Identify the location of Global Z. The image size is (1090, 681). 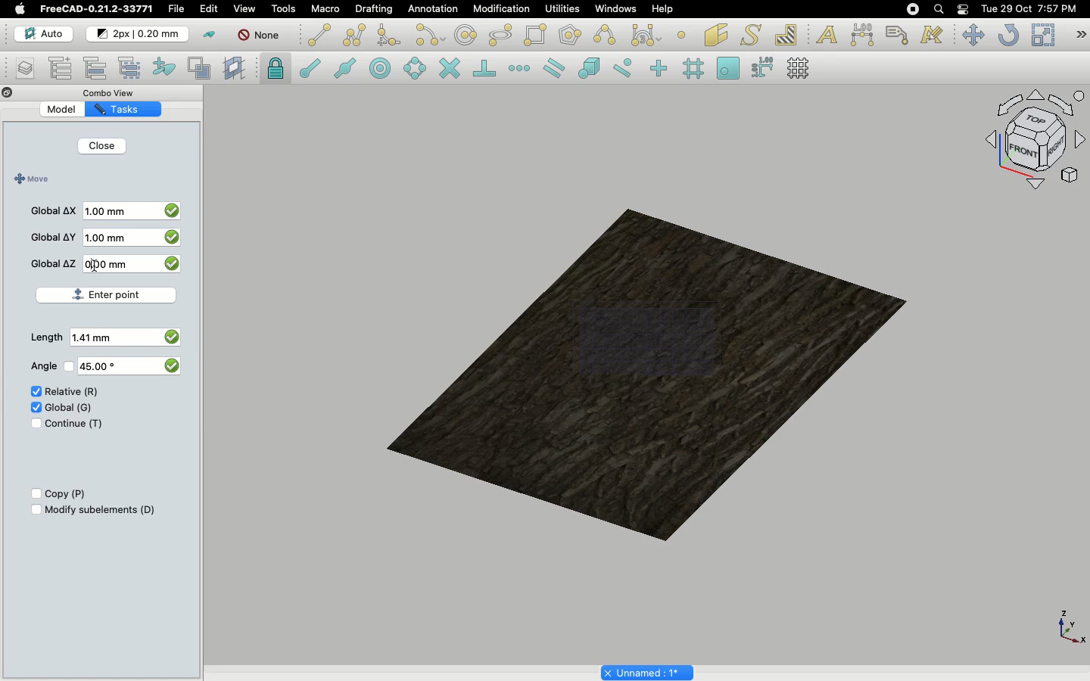
(54, 263).